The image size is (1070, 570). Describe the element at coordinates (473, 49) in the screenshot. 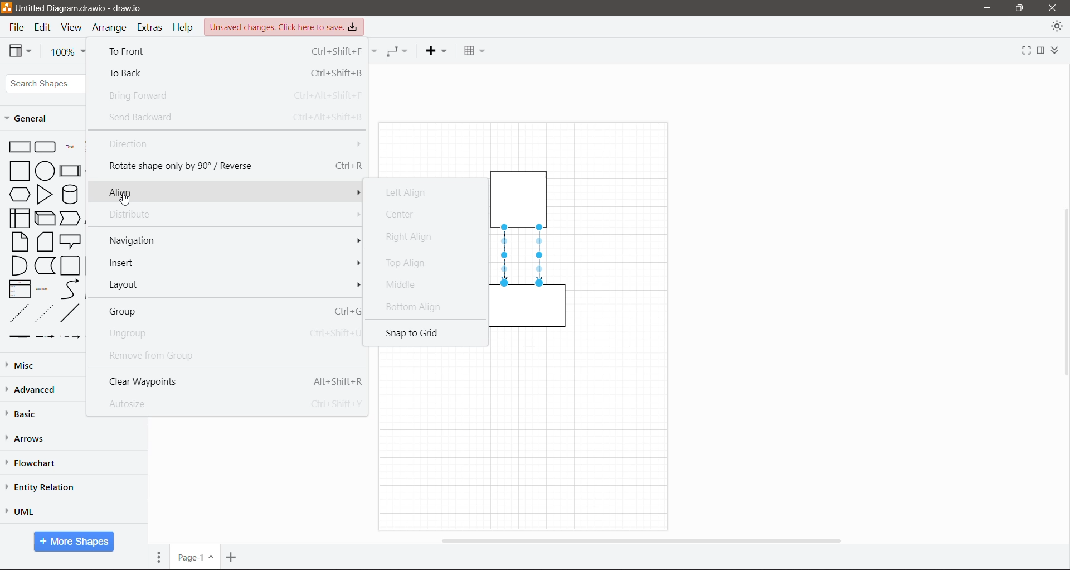

I see `Table` at that location.